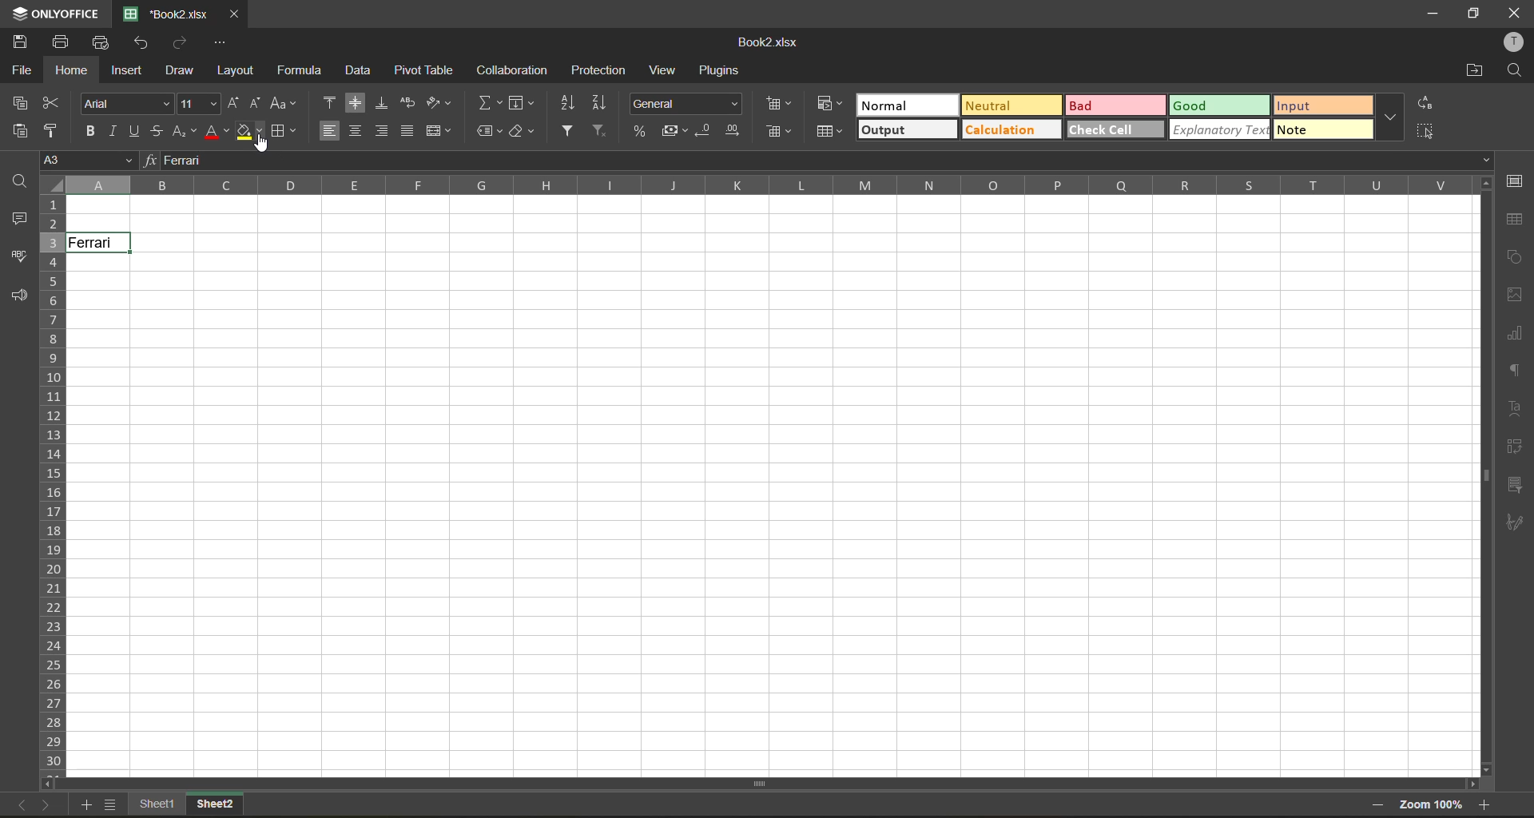 This screenshot has height=818, width=1534. What do you see at coordinates (523, 133) in the screenshot?
I see `clear` at bounding box center [523, 133].